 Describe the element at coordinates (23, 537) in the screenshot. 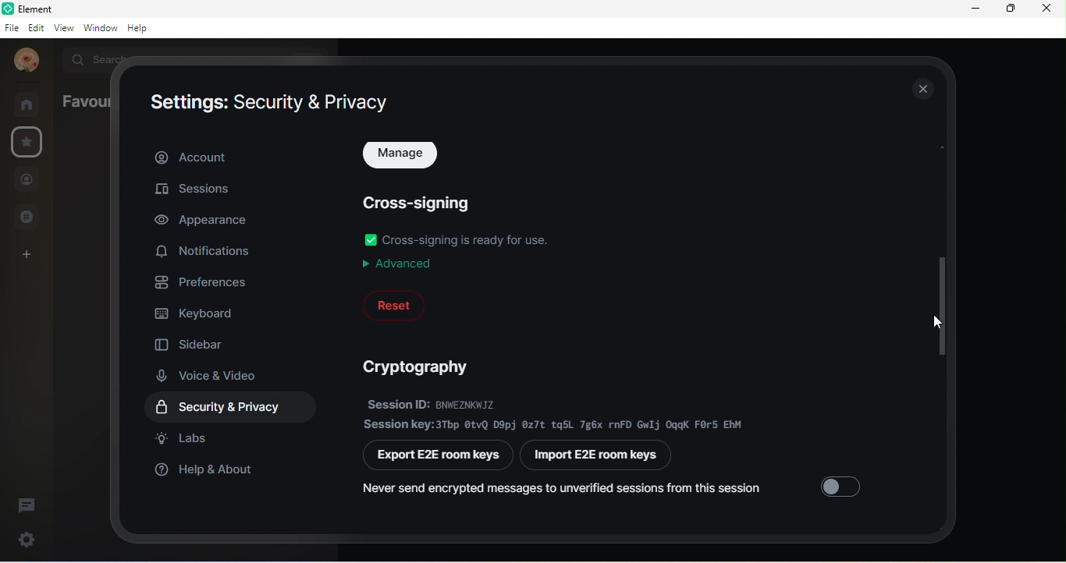

I see `quick settings` at that location.